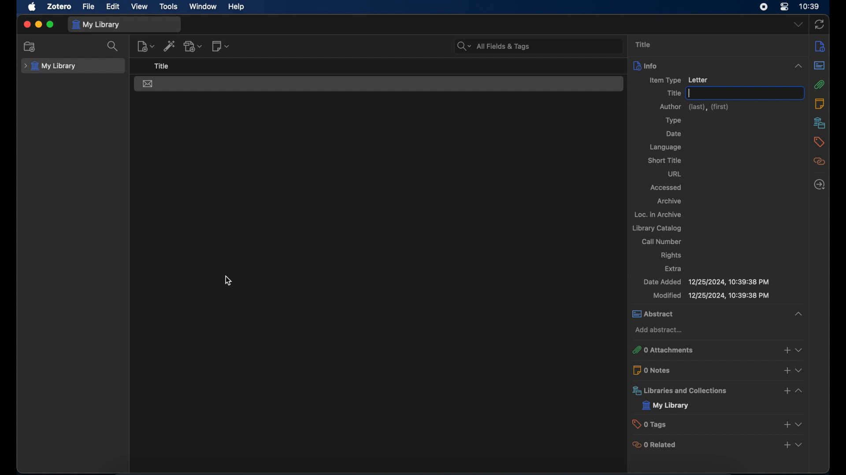  I want to click on attachments, so click(820, 84).